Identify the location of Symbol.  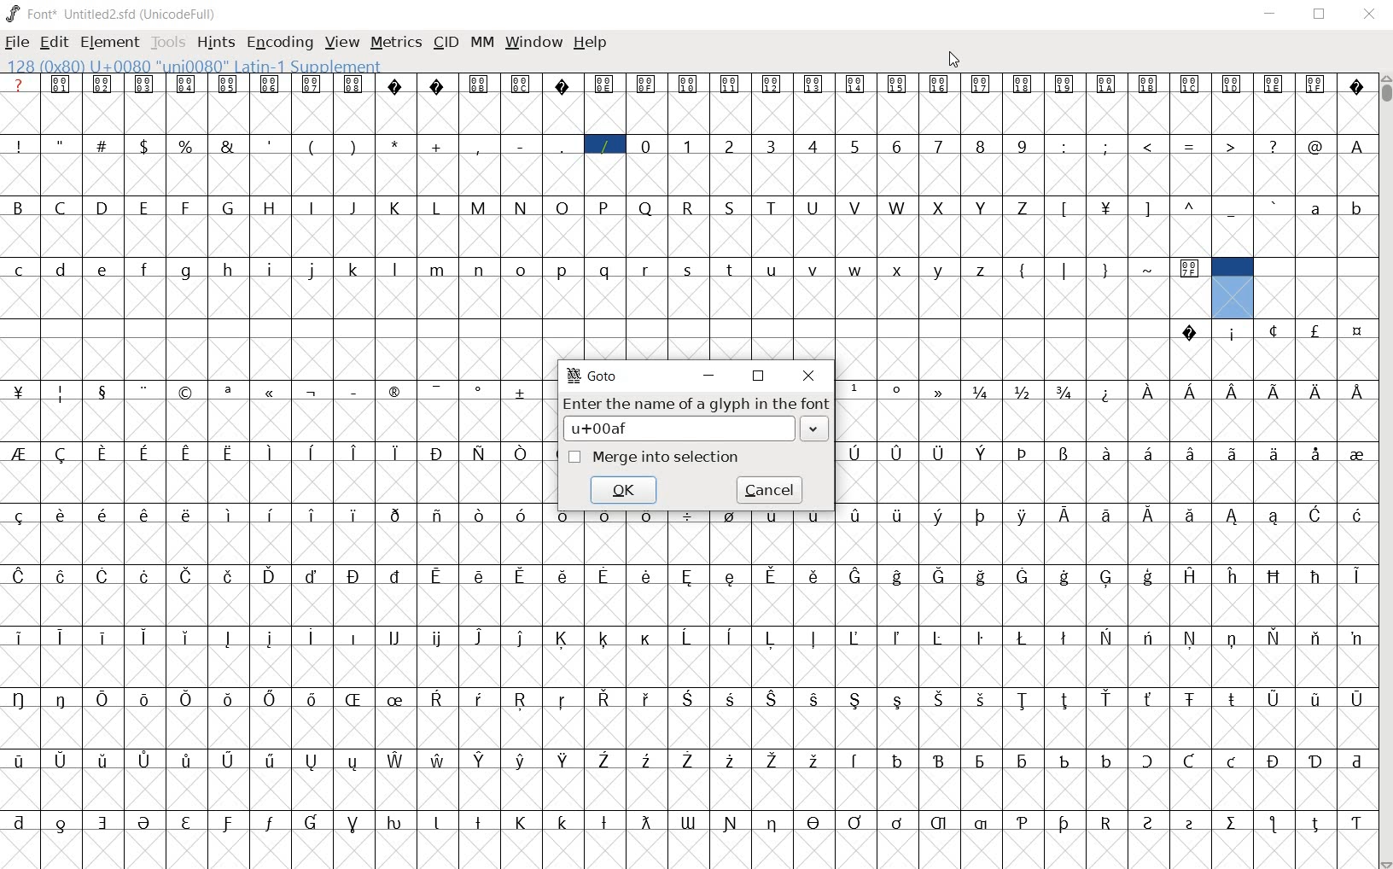
(859, 85).